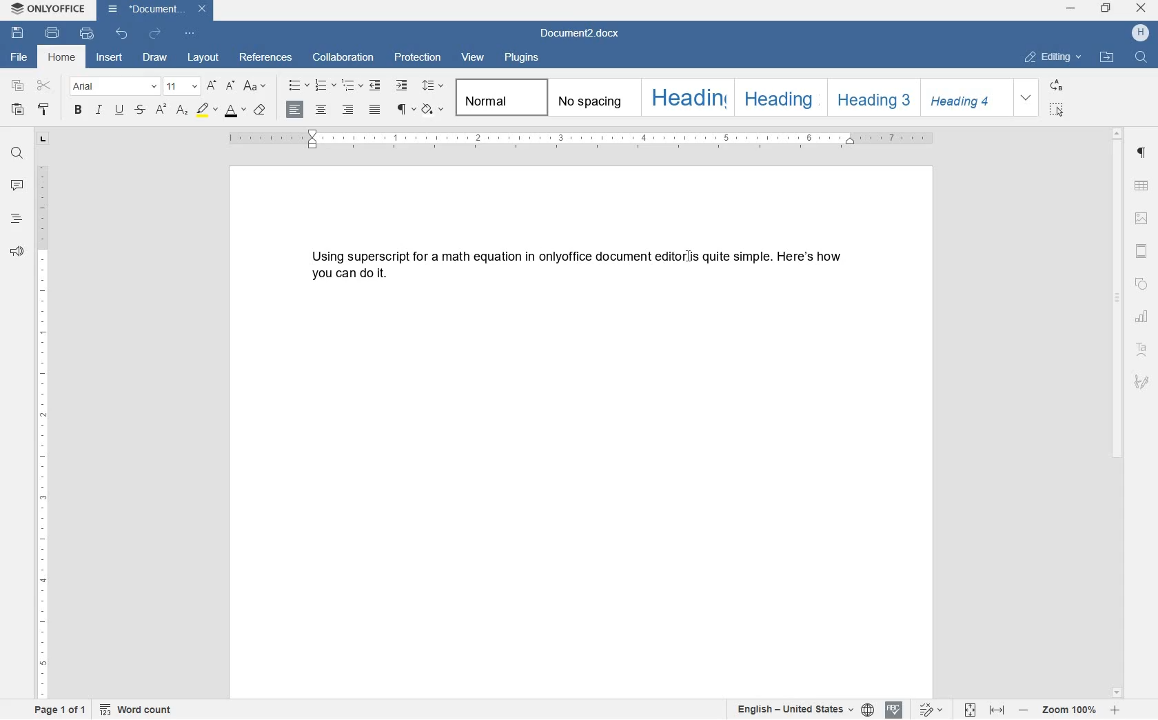 This screenshot has height=720, width=1158. I want to click on cut, so click(45, 85).